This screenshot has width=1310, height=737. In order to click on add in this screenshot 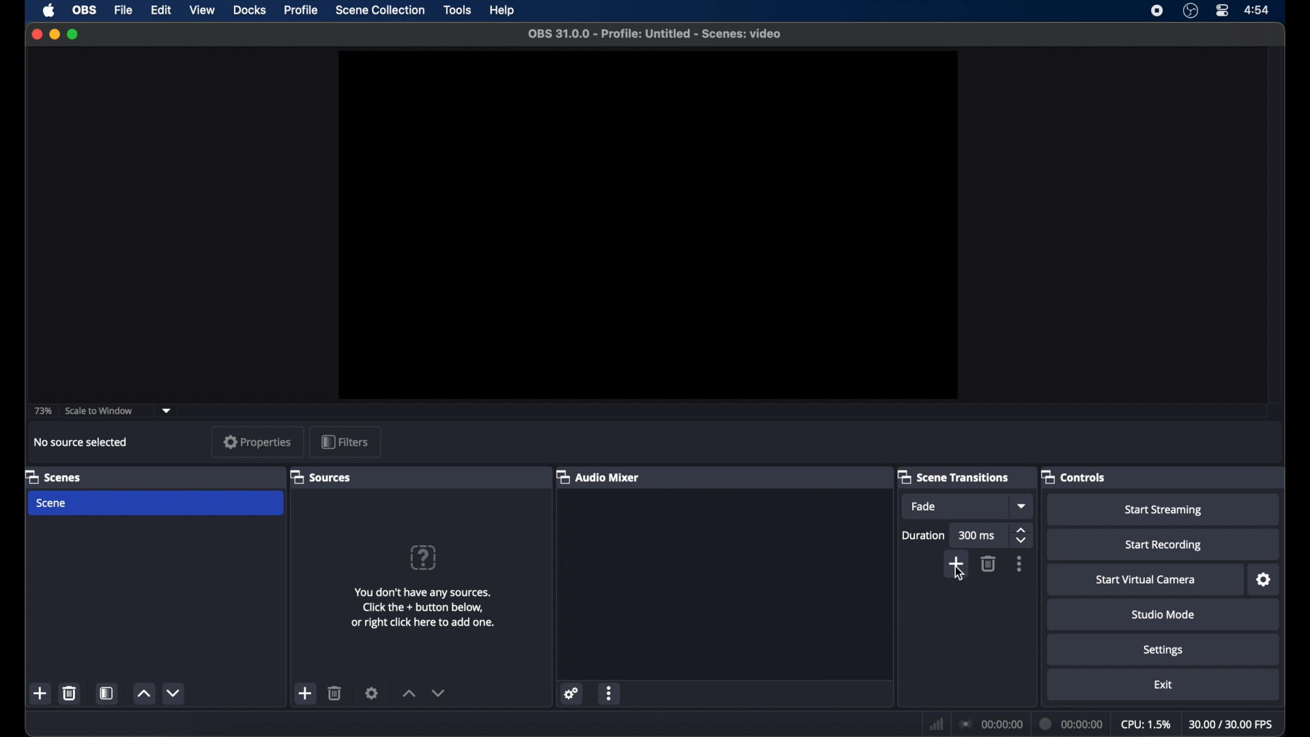, I will do `click(955, 561)`.